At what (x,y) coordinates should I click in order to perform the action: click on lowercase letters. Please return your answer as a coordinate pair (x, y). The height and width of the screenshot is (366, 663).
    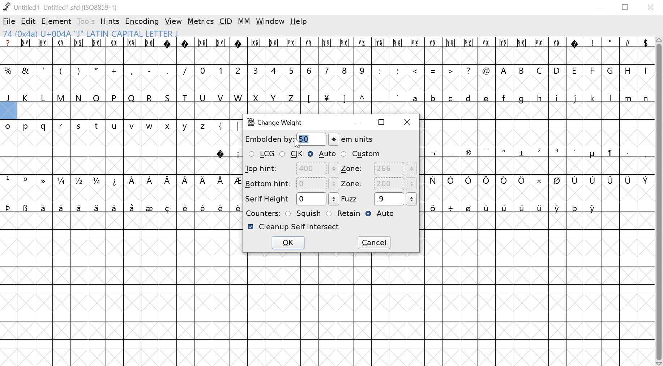
    Looking at the image, I should click on (107, 127).